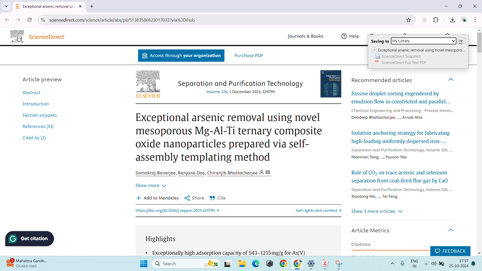  I want to click on Hide, so click(452, 80).